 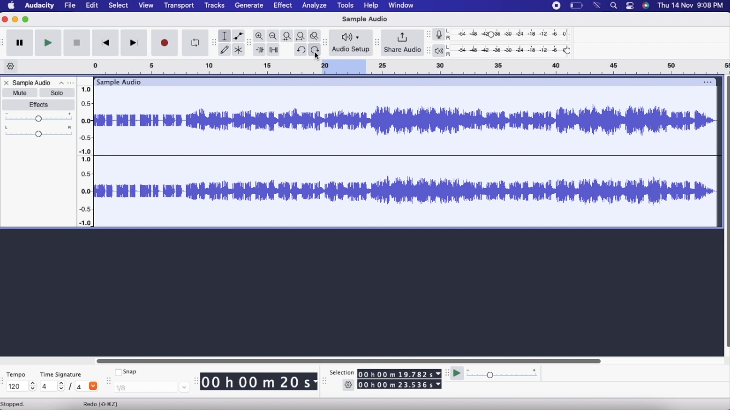 I want to click on Close, so click(x=7, y=84).